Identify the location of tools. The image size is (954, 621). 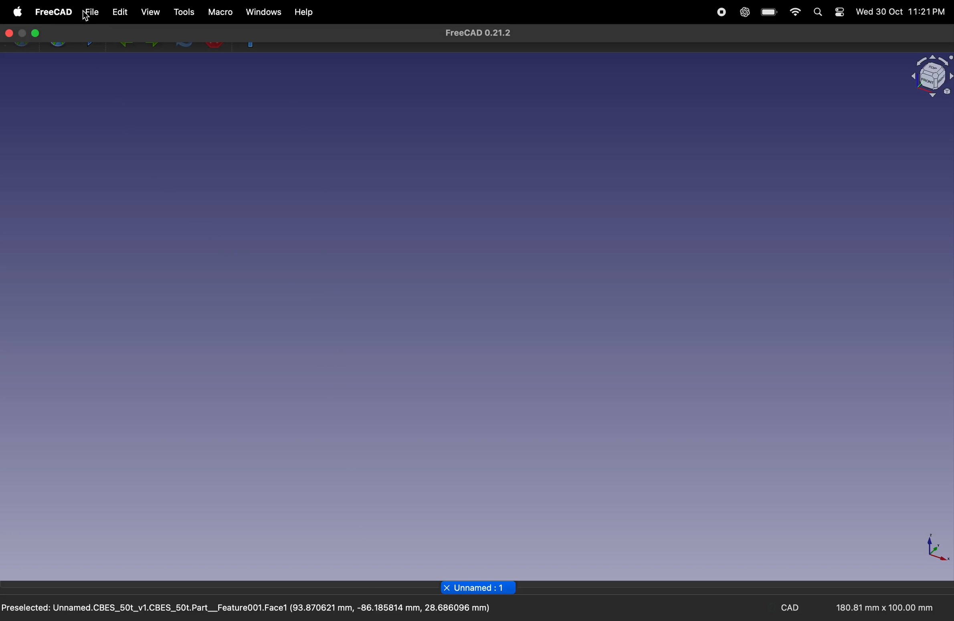
(182, 12).